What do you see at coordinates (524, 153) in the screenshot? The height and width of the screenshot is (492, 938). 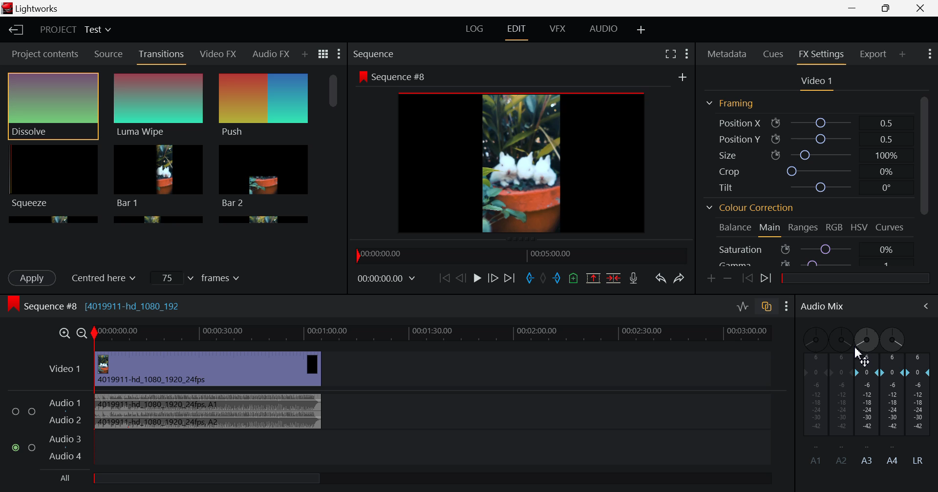 I see `Sequence Preview Screen` at bounding box center [524, 153].